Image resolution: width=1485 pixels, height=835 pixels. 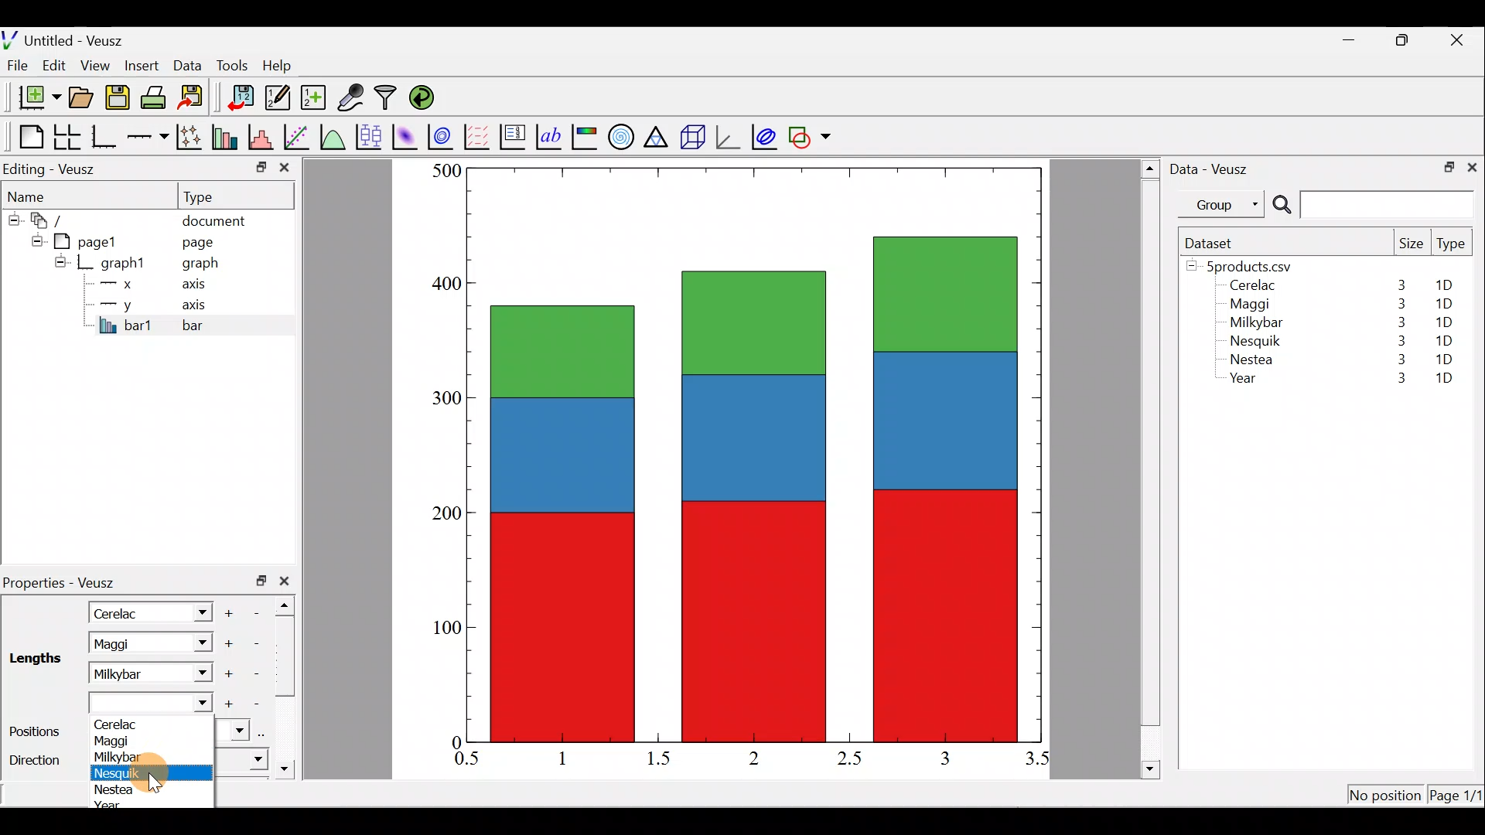 What do you see at coordinates (27, 137) in the screenshot?
I see `Blank page` at bounding box center [27, 137].